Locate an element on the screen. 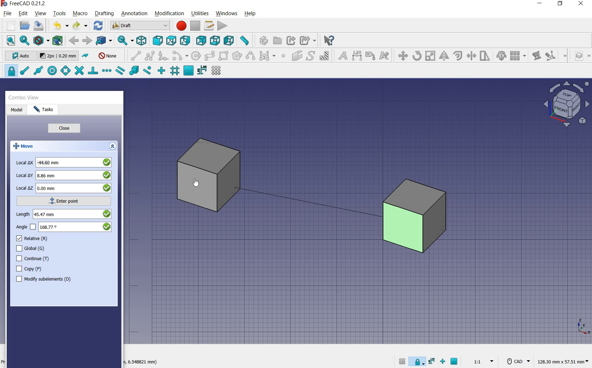 This screenshot has height=368, width=592. snap angle is located at coordinates (65, 71).